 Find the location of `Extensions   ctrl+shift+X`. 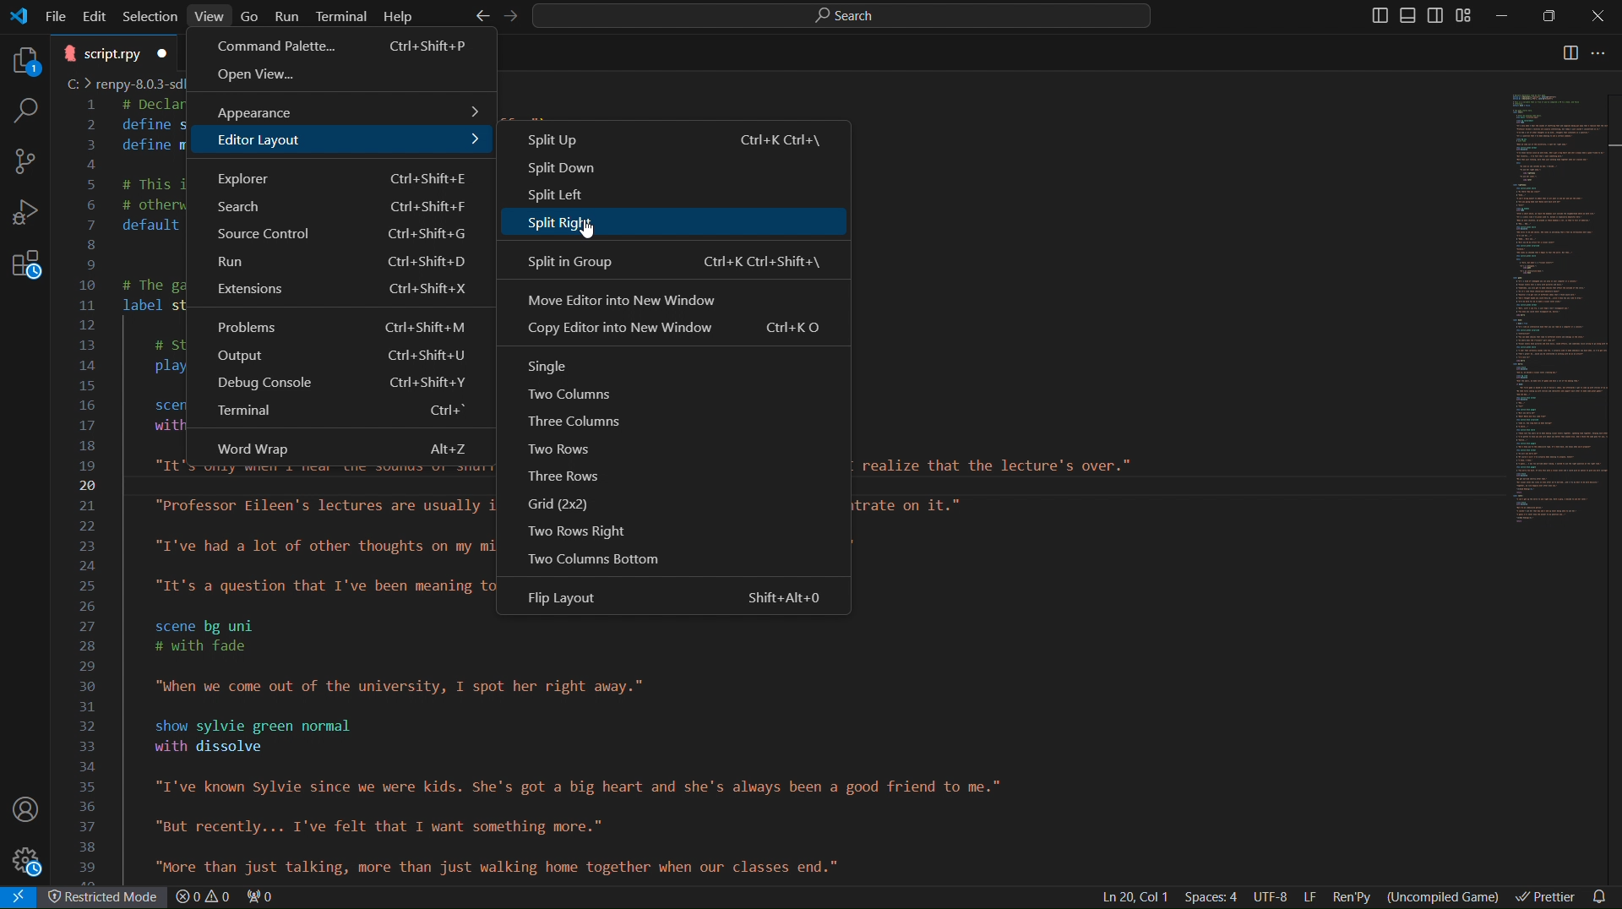

Extensions   ctrl+shift+X is located at coordinates (341, 293).